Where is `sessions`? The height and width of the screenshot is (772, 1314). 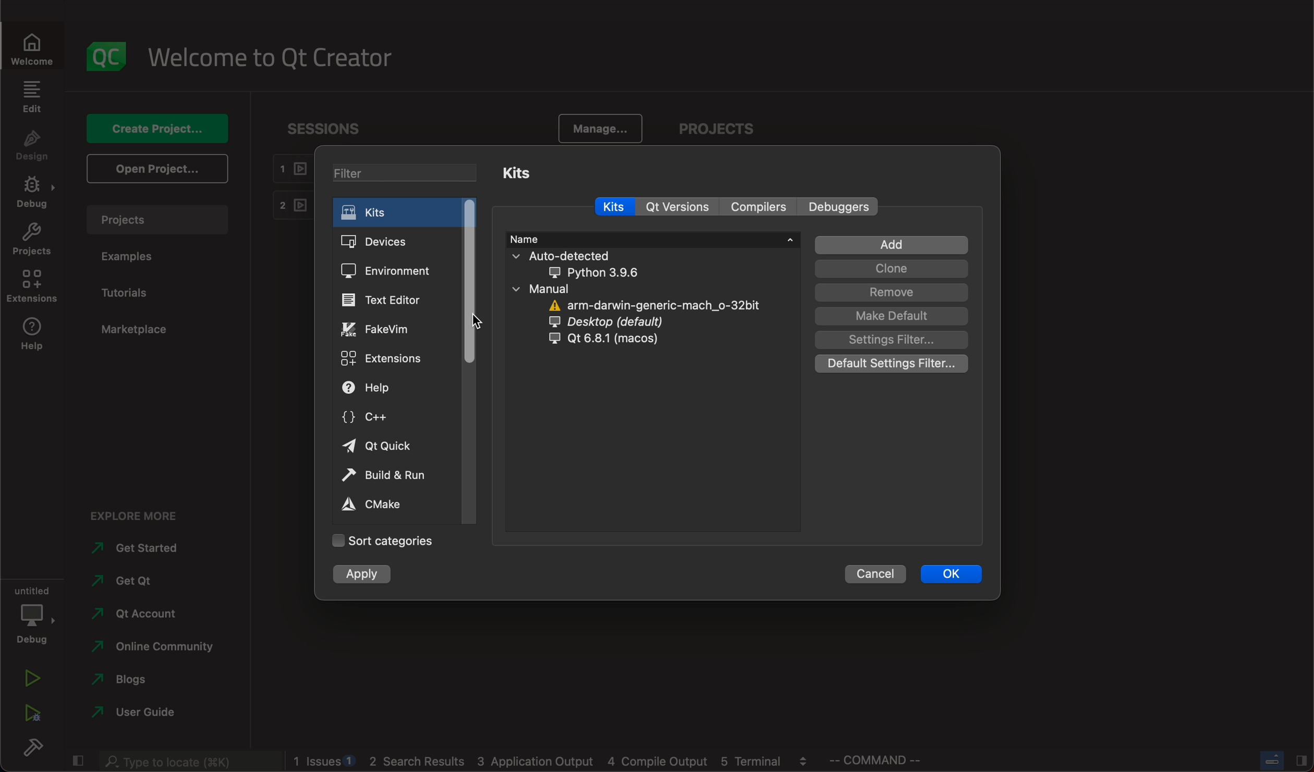
sessions is located at coordinates (334, 129).